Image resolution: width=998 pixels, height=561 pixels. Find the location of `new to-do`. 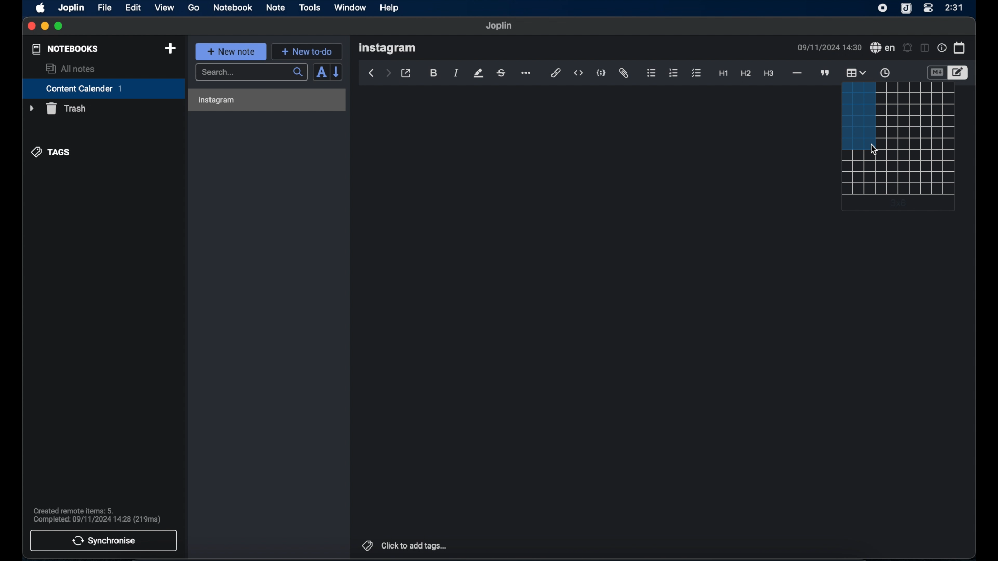

new to-do is located at coordinates (307, 51).